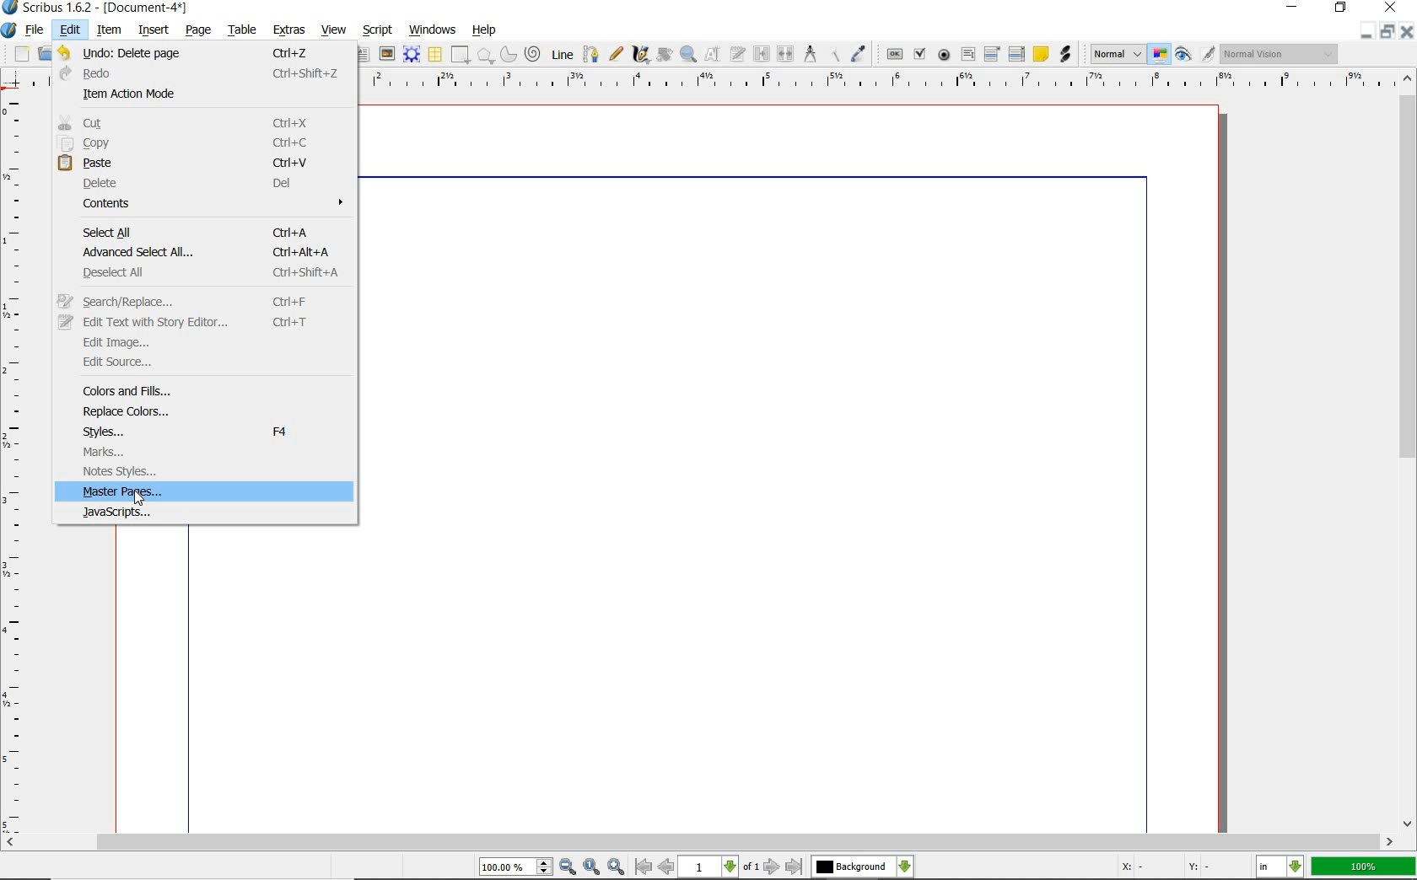  I want to click on help, so click(485, 30).